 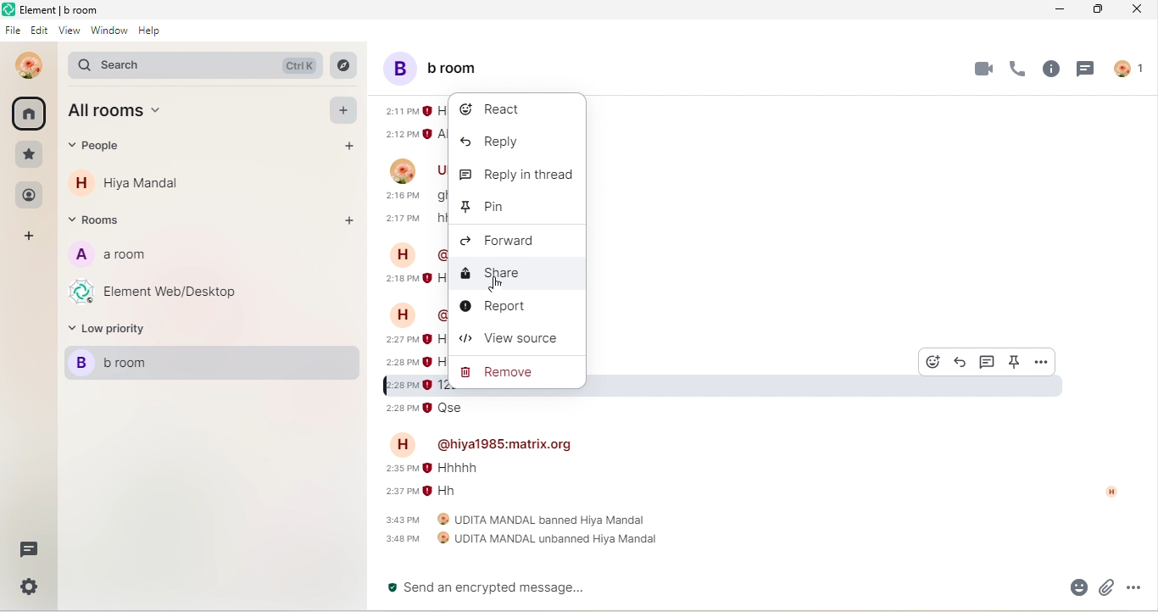 I want to click on attachment, so click(x=1107, y=588).